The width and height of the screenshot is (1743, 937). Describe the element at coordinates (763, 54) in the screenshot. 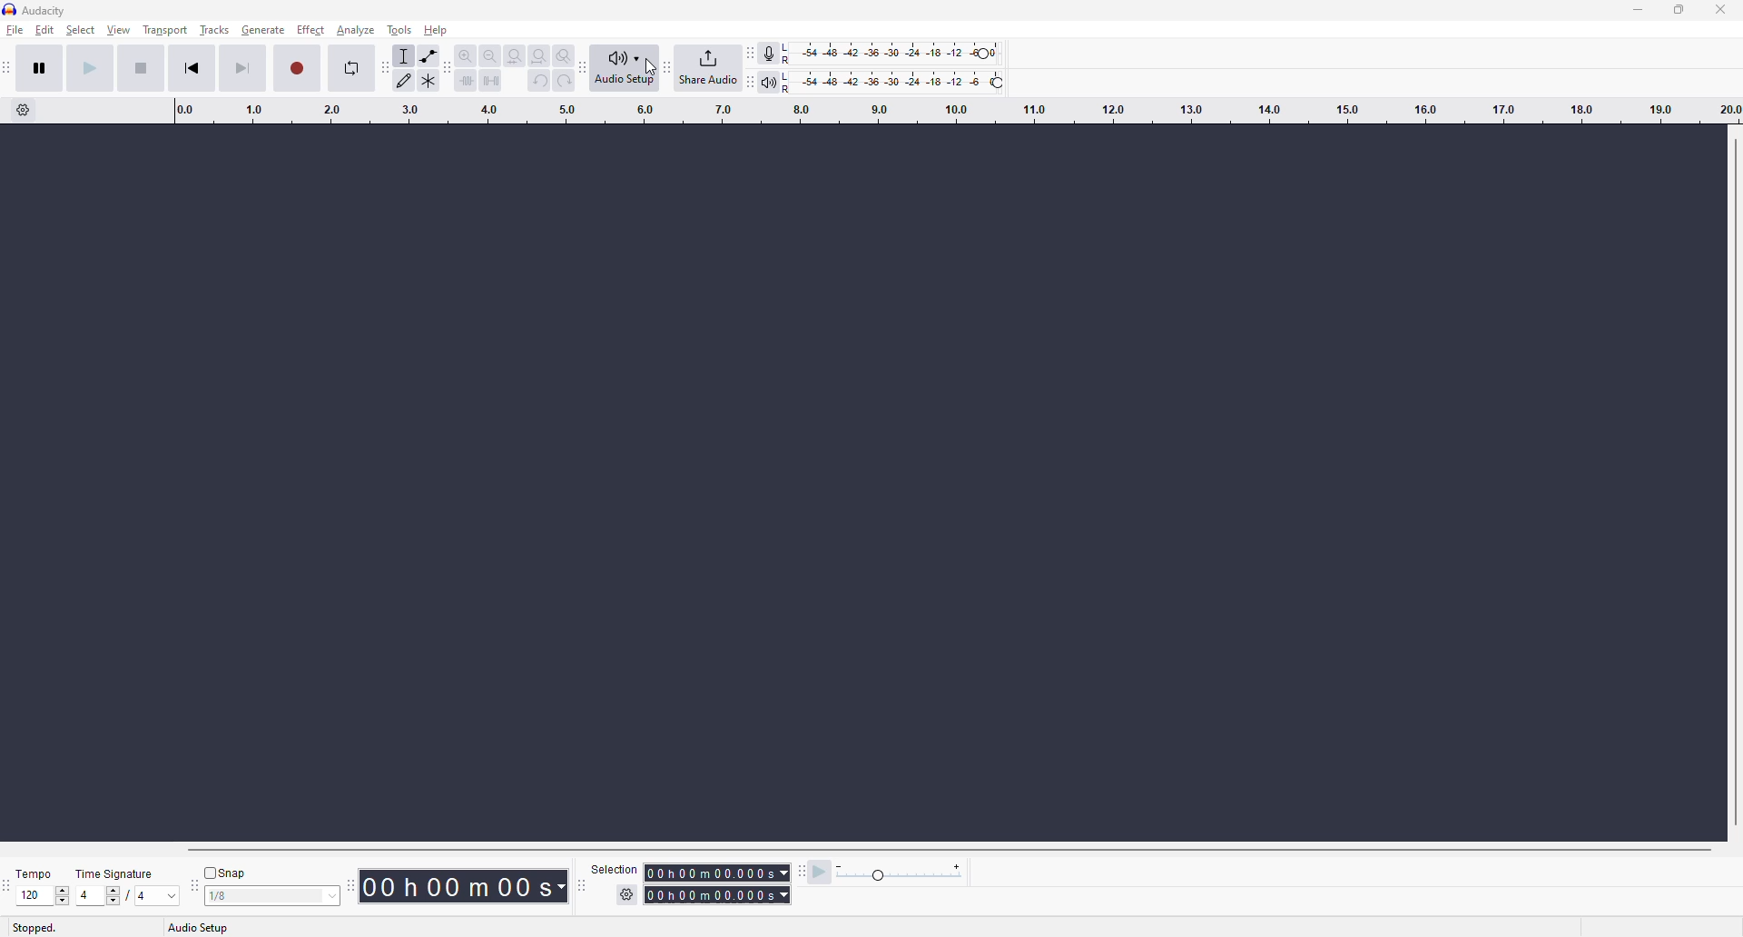

I see `record meter` at that location.